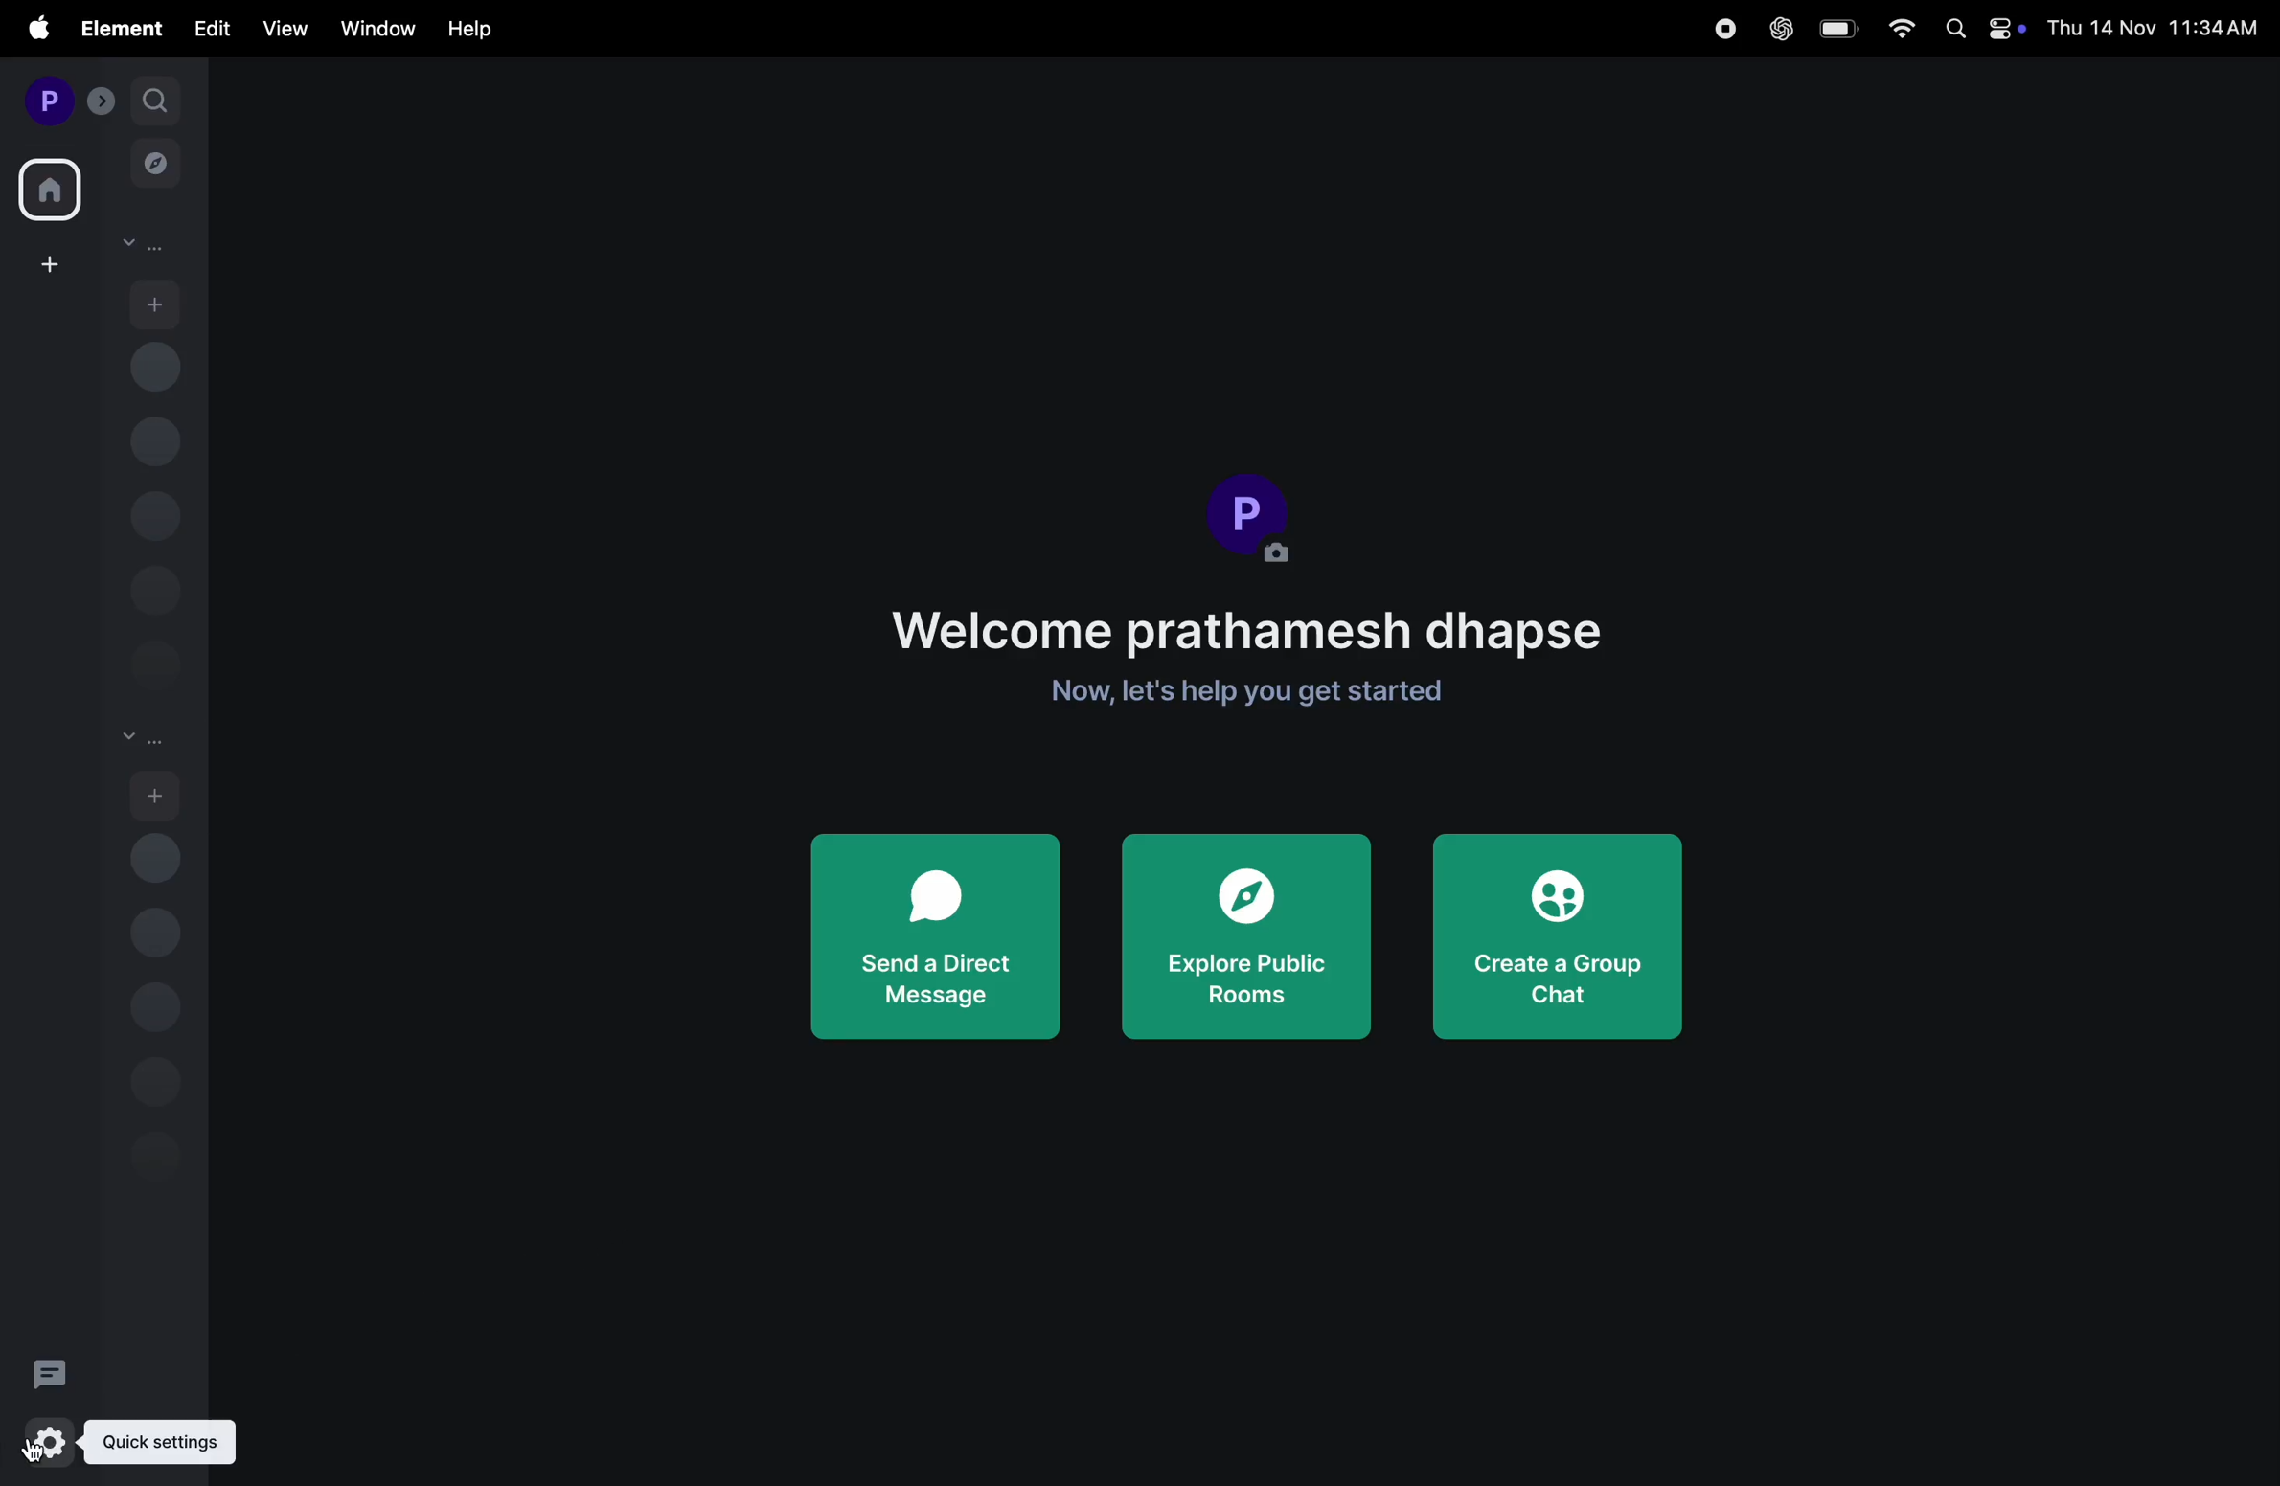 The width and height of the screenshot is (2280, 1486). I want to click on send direct msg, so click(935, 935).